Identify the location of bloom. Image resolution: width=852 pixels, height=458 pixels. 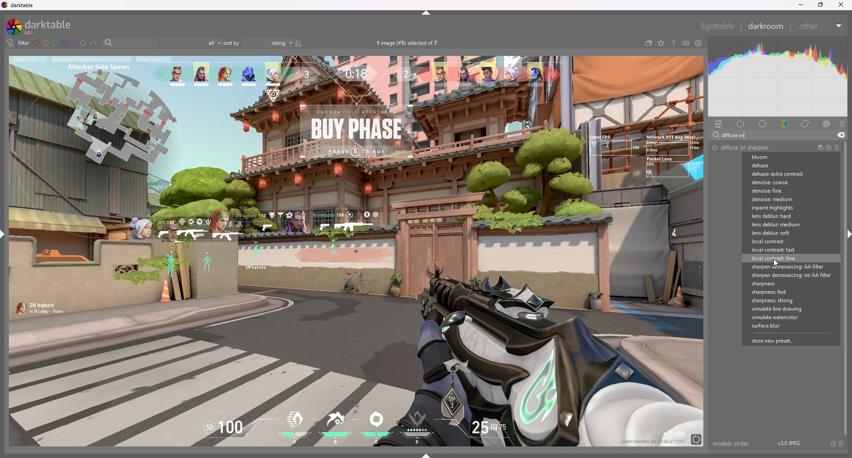
(775, 157).